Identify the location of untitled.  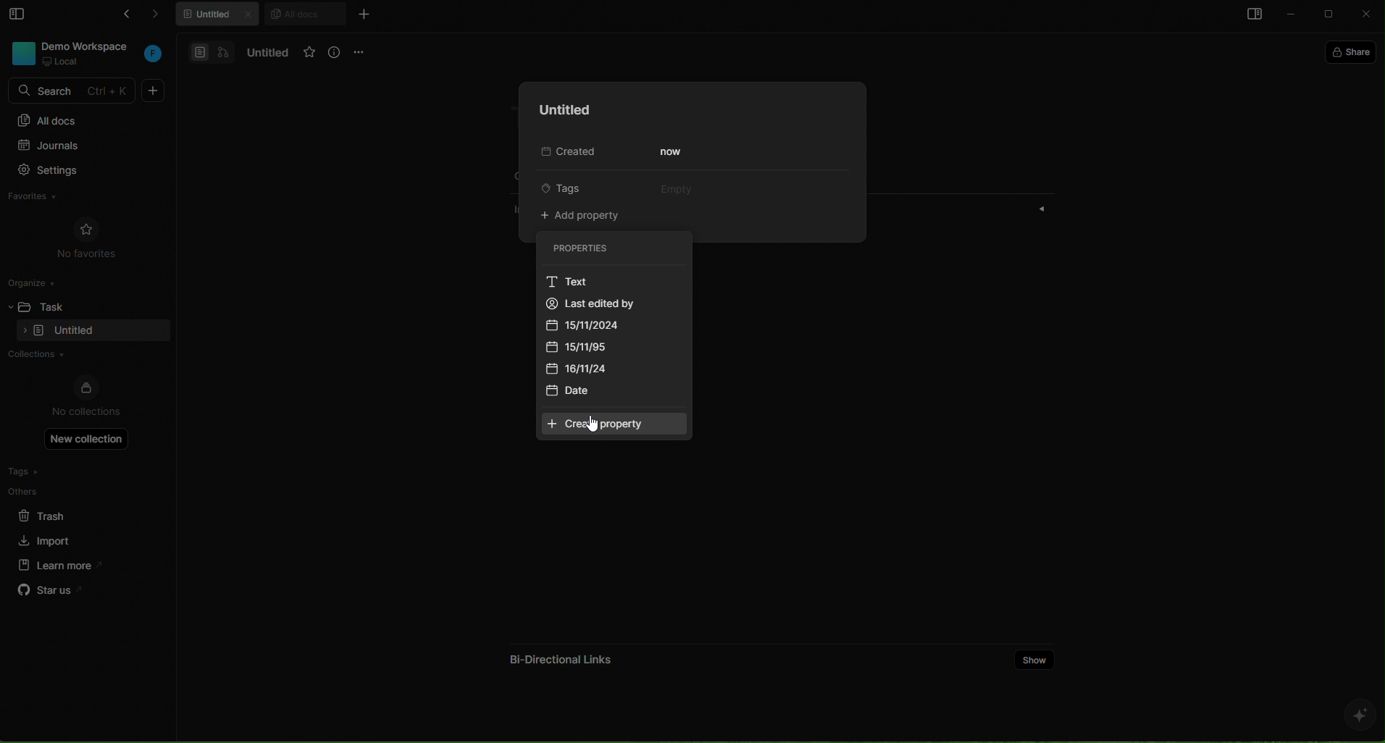
(561, 110).